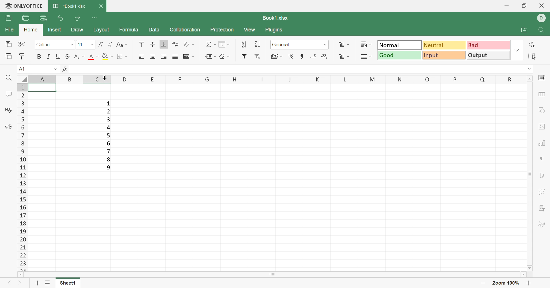 The height and width of the screenshot is (288, 550). Describe the element at coordinates (25, 18) in the screenshot. I see `Print` at that location.